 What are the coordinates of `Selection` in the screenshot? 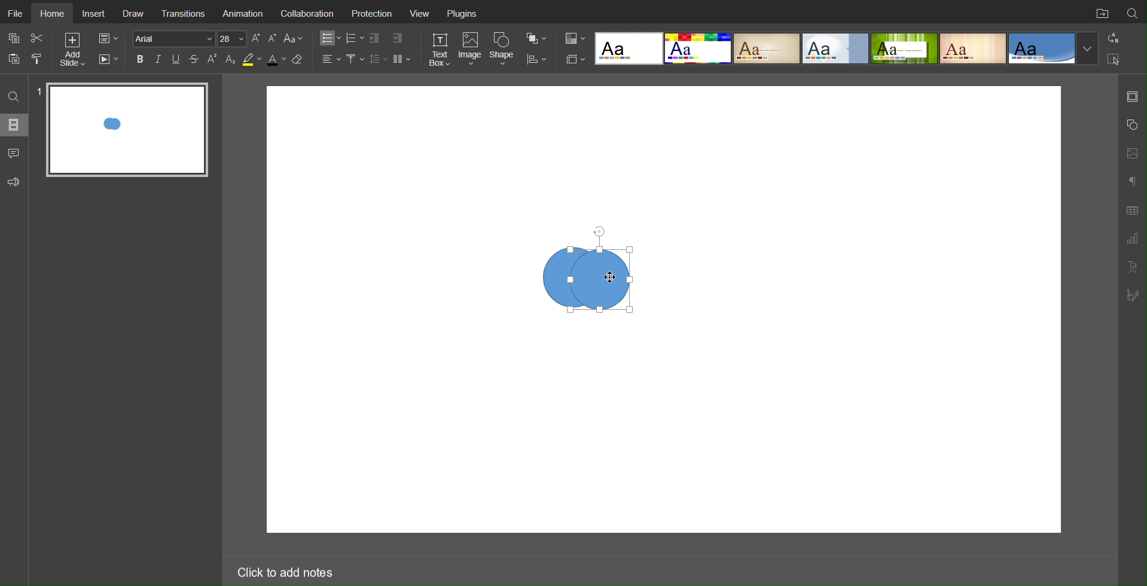 It's located at (1114, 59).